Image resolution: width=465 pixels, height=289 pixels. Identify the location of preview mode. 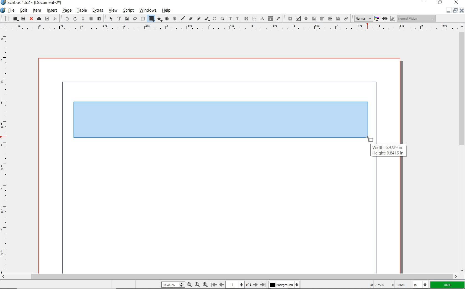
(388, 19).